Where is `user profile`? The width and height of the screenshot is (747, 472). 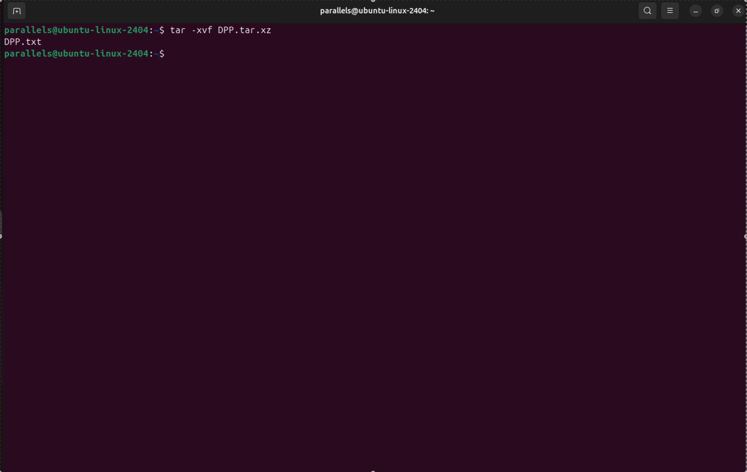 user profile is located at coordinates (376, 12).